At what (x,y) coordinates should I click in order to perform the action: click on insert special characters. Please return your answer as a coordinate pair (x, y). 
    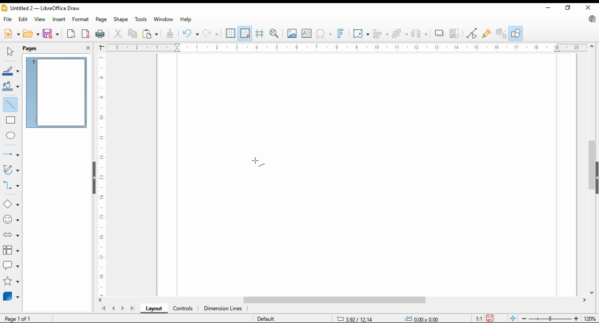
    Looking at the image, I should click on (323, 34).